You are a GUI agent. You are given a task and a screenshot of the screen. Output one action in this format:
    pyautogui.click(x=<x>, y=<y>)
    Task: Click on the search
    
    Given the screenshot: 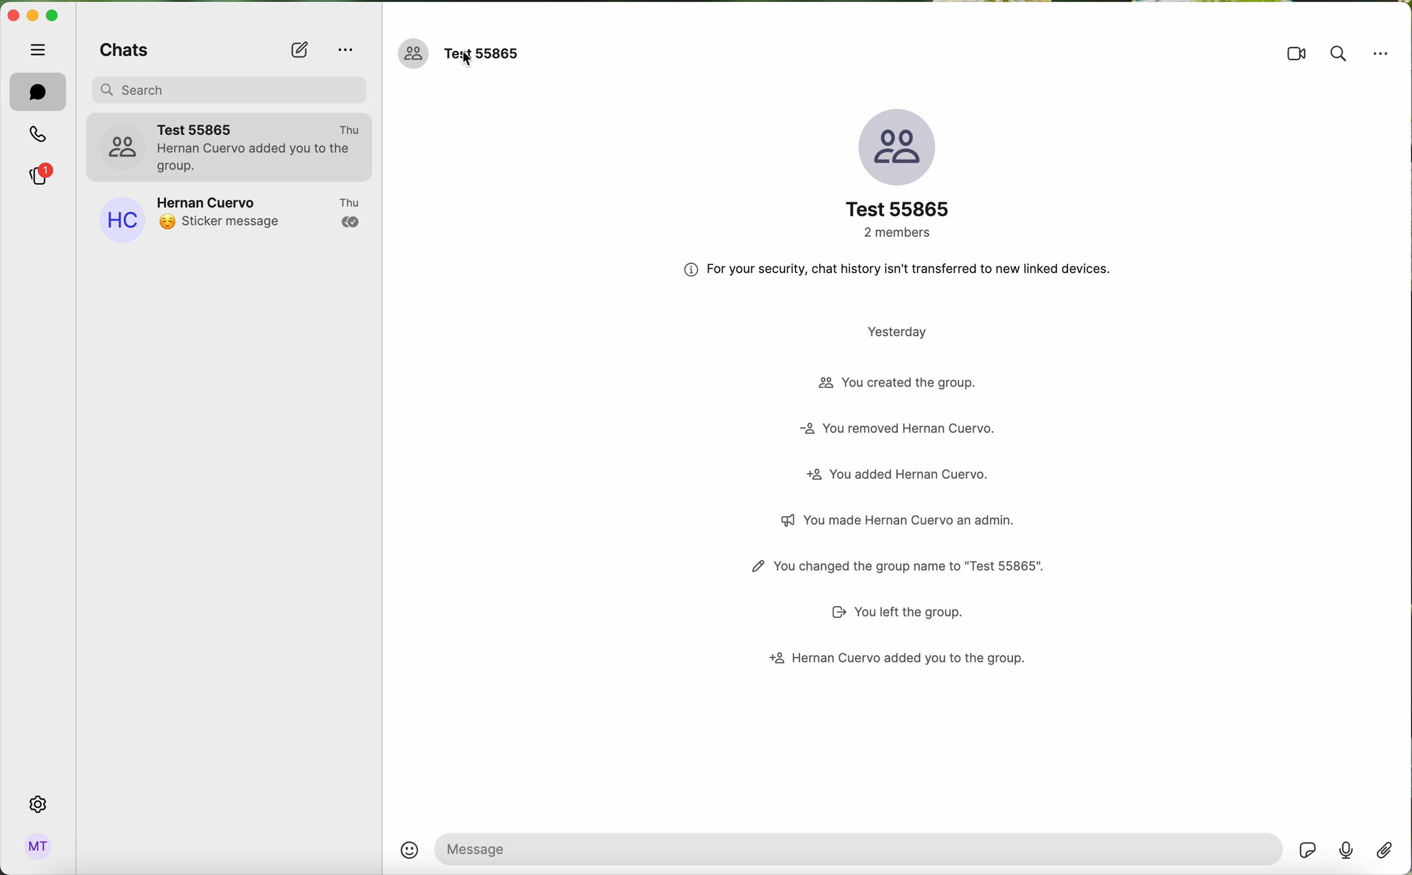 What is the action you would take?
    pyautogui.click(x=1340, y=54)
    